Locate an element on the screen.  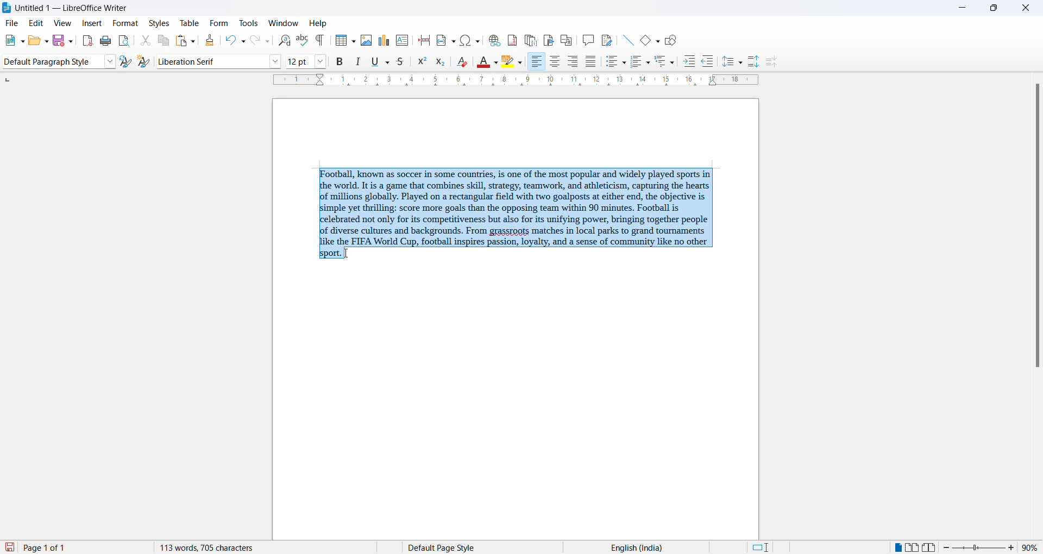
open file is located at coordinates (32, 41).